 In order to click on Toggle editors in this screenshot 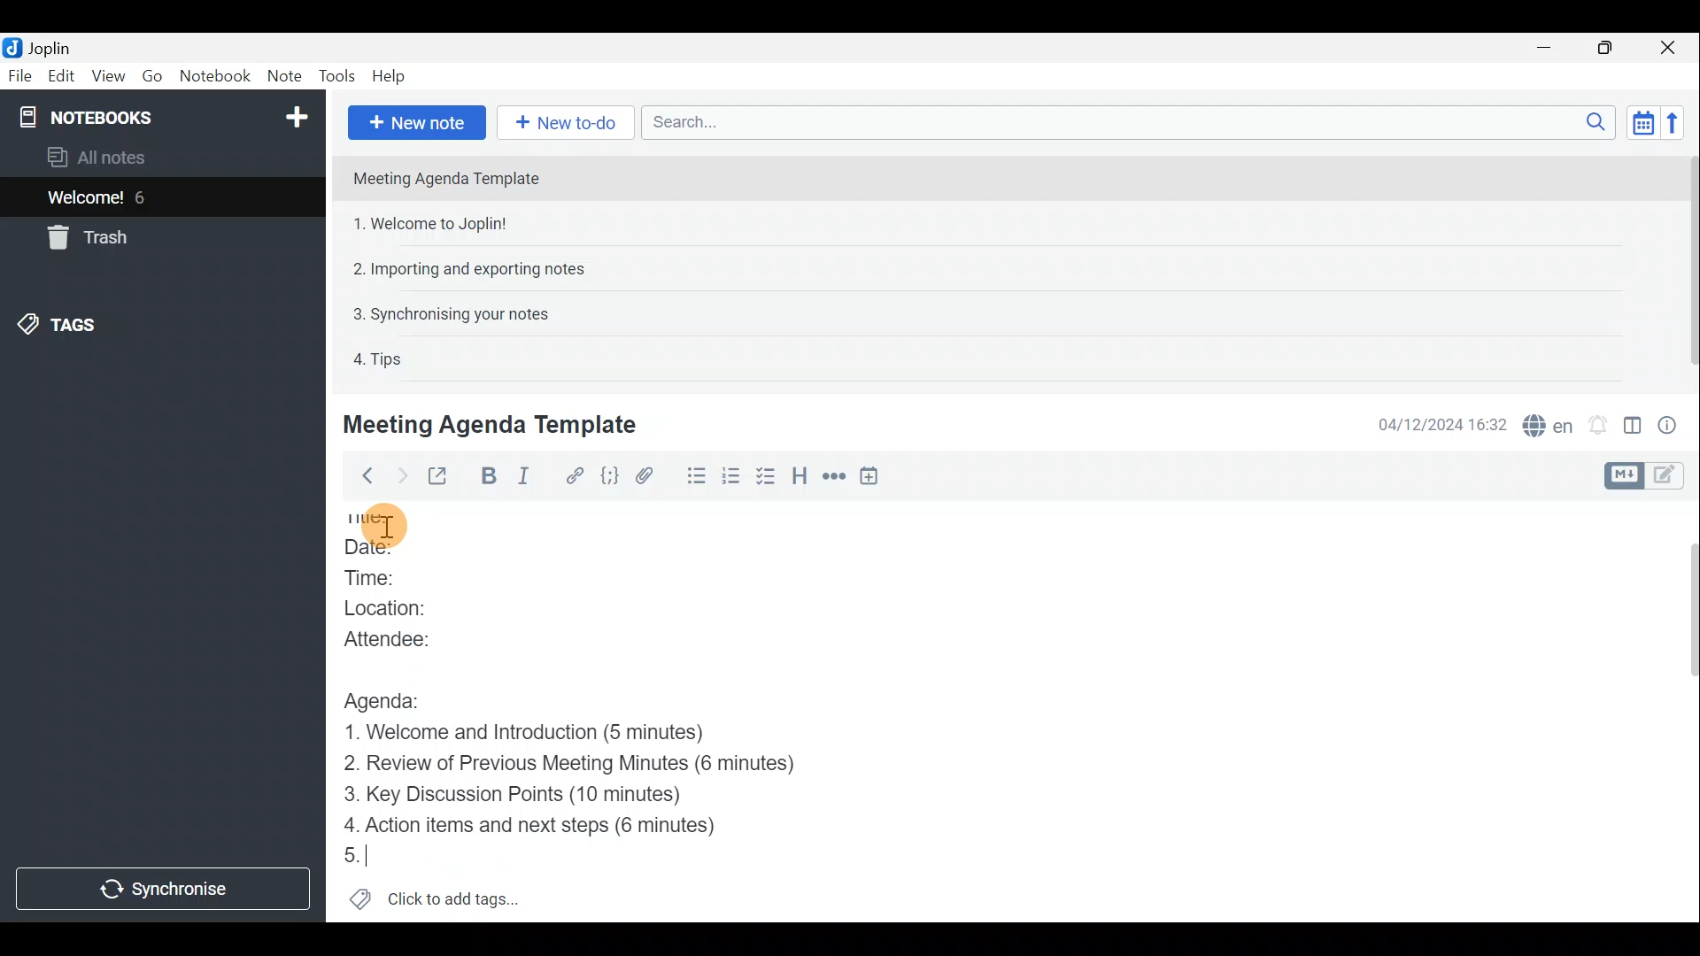, I will do `click(1621, 476)`.